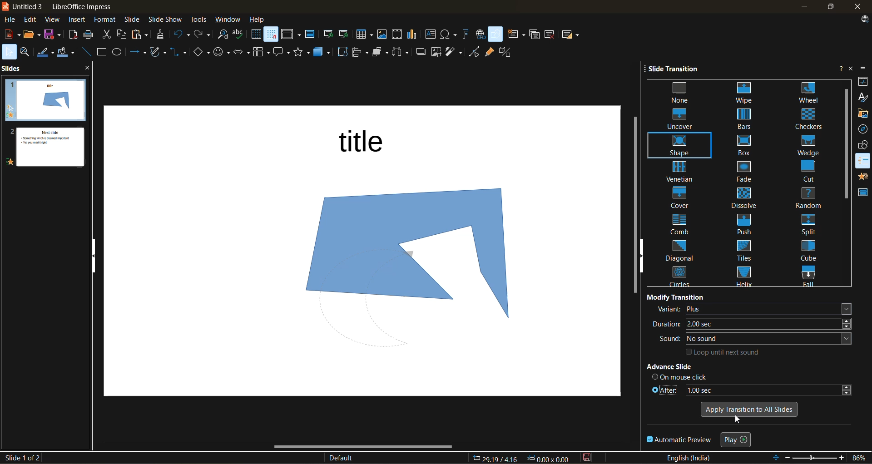  Describe the element at coordinates (158, 53) in the screenshot. I see `curves and polygons` at that location.